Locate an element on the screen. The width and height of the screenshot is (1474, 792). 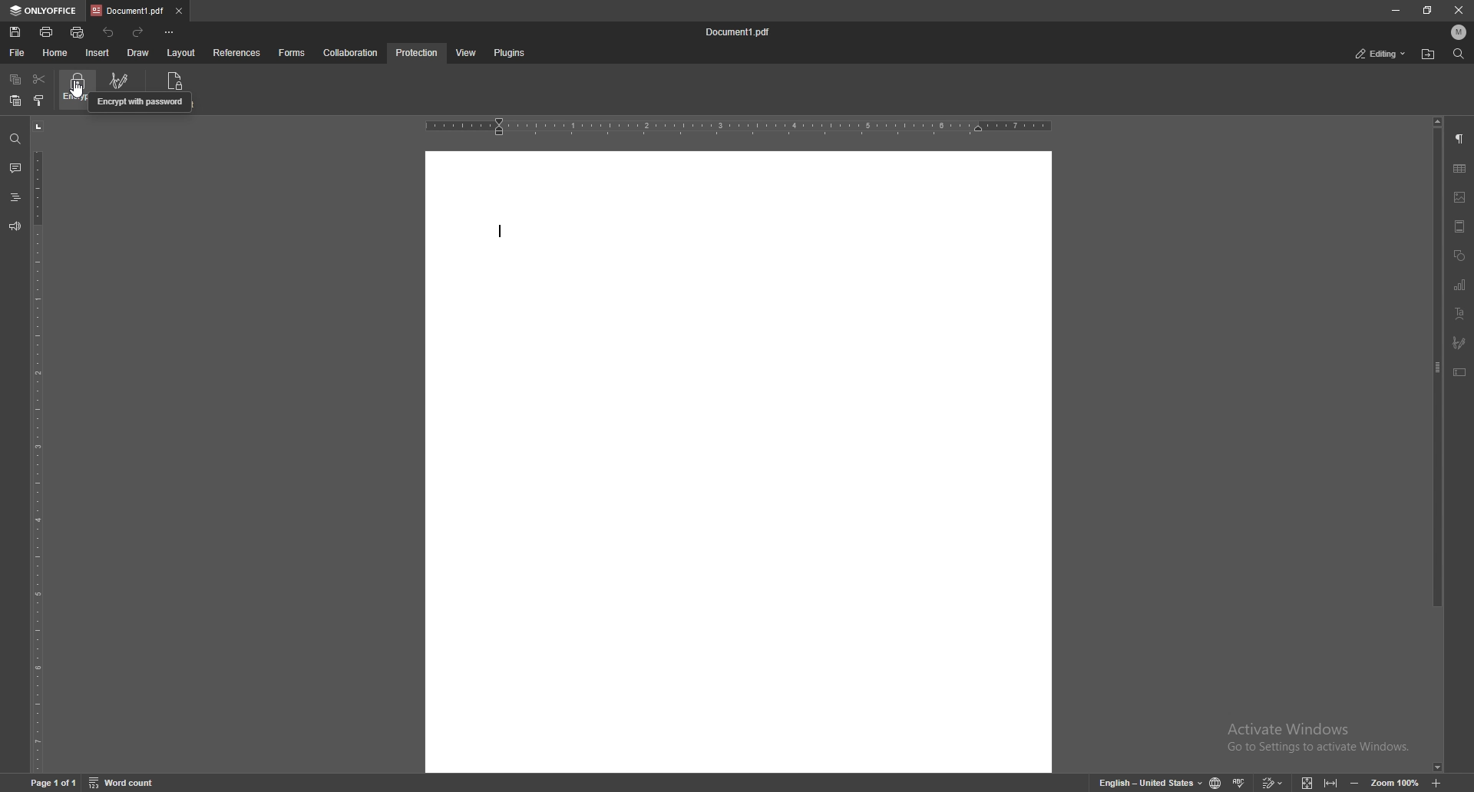
draw is located at coordinates (138, 52).